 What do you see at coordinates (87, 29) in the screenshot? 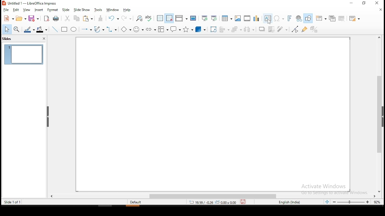
I see `lines and arrows` at bounding box center [87, 29].